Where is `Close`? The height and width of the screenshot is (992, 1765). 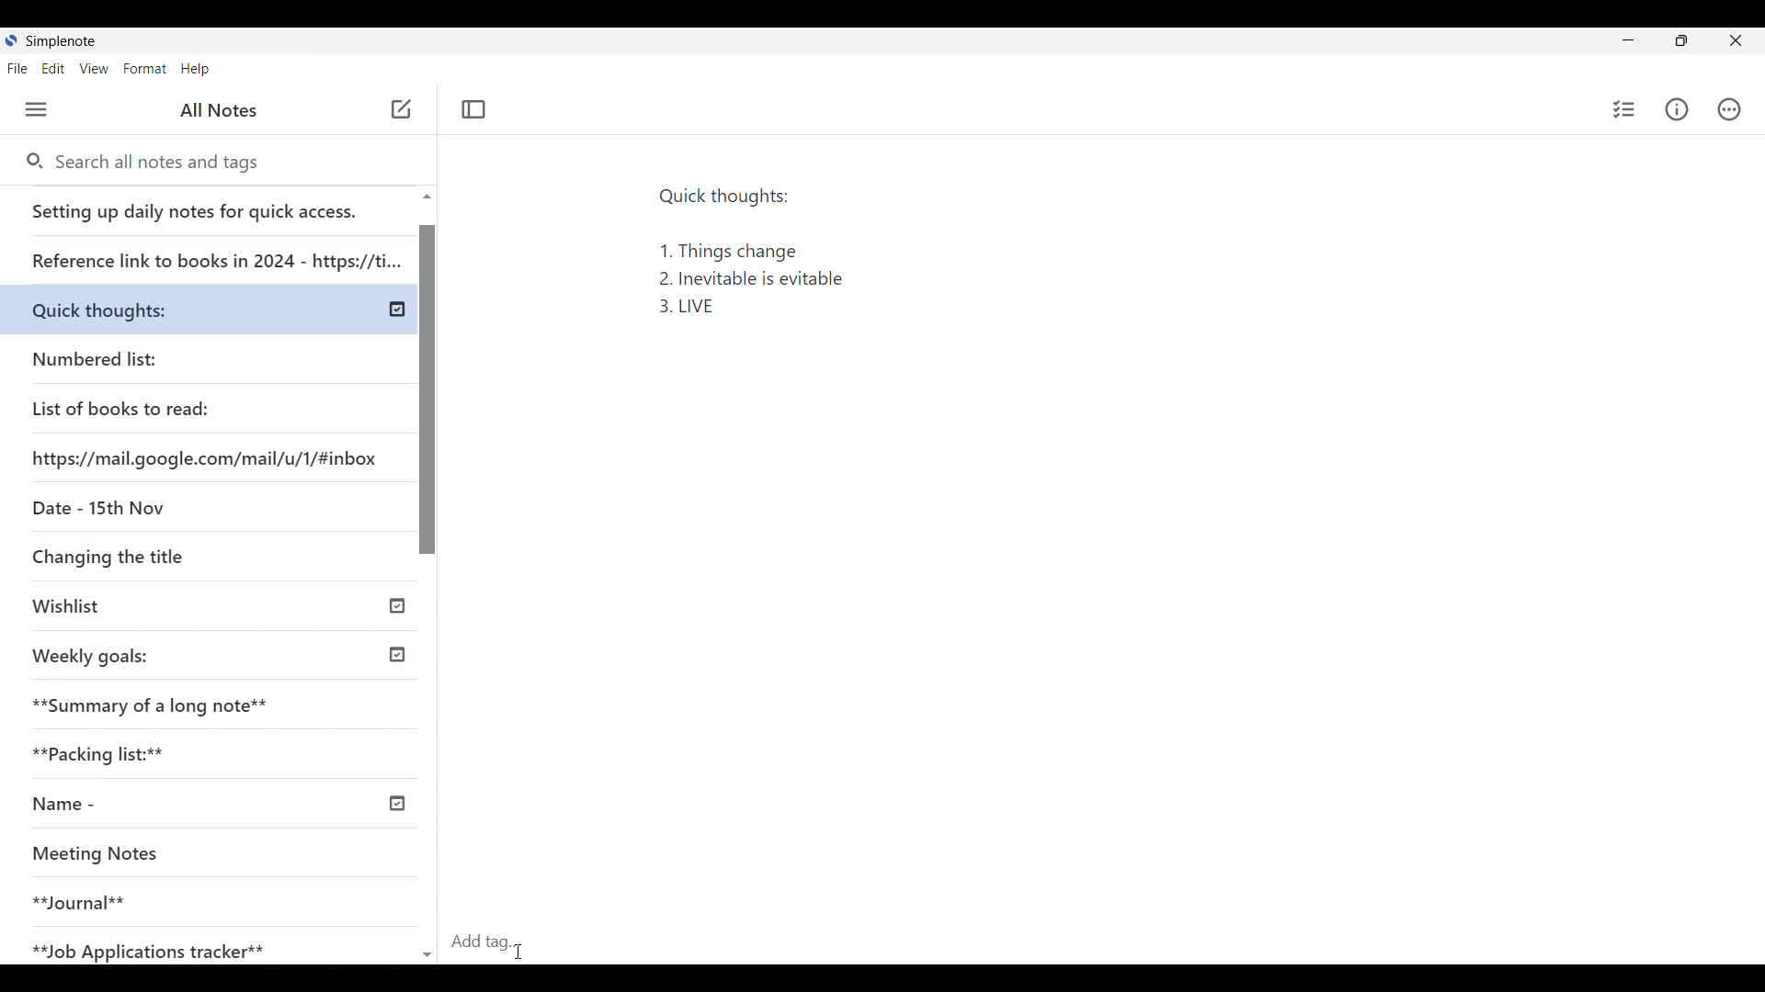
Close is located at coordinates (1736, 40).